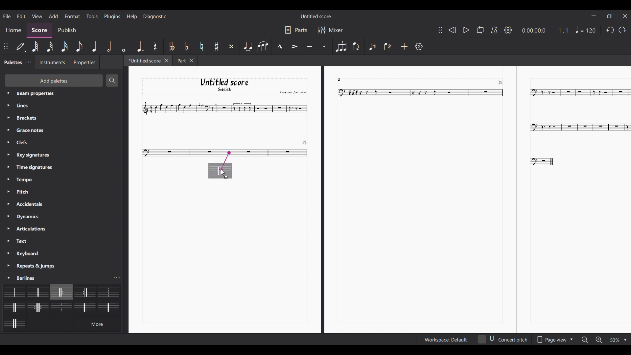 Image resolution: width=631 pixels, height=355 pixels. Describe the element at coordinates (155, 16) in the screenshot. I see `Diagnostic menu` at that location.